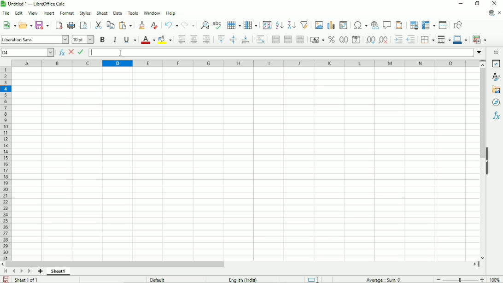 Image resolution: width=503 pixels, height=283 pixels. I want to click on Edit, so click(18, 13).